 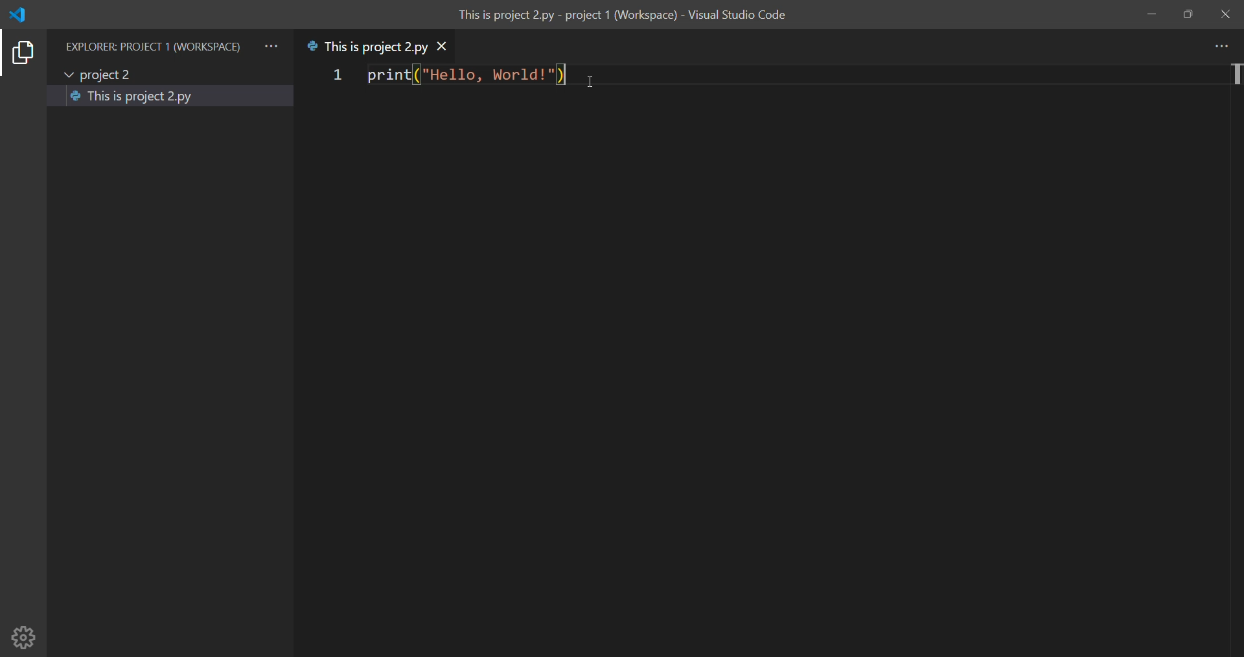 I want to click on This is project 2.py - project 1 (Workspace) - Visual Studio Code, so click(x=628, y=16).